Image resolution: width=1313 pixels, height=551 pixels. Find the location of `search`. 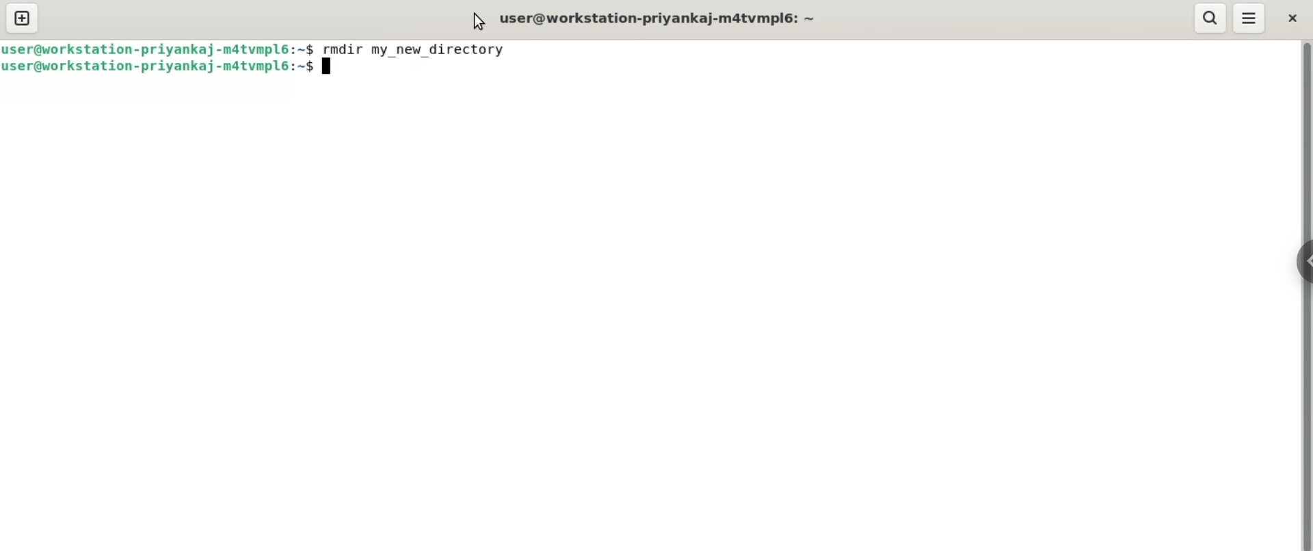

search is located at coordinates (1209, 18).